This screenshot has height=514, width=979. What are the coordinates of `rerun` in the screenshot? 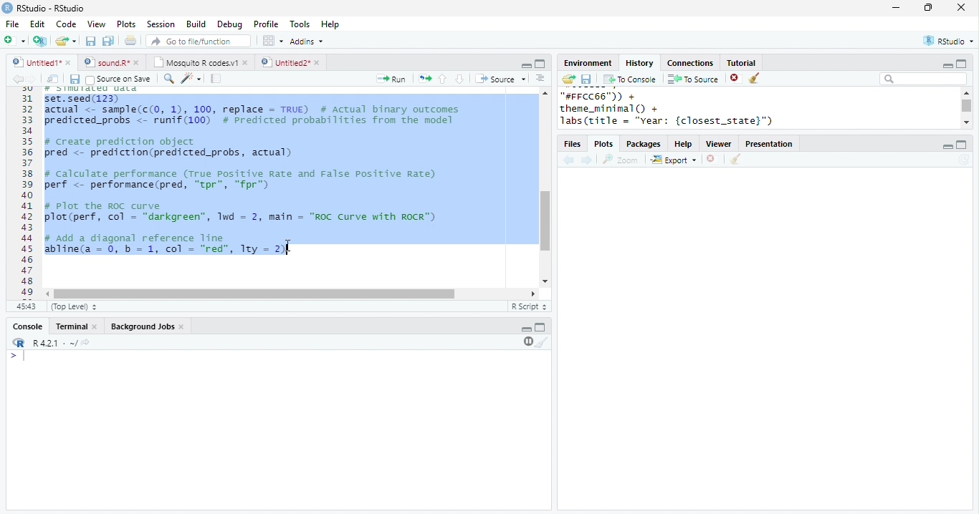 It's located at (425, 79).